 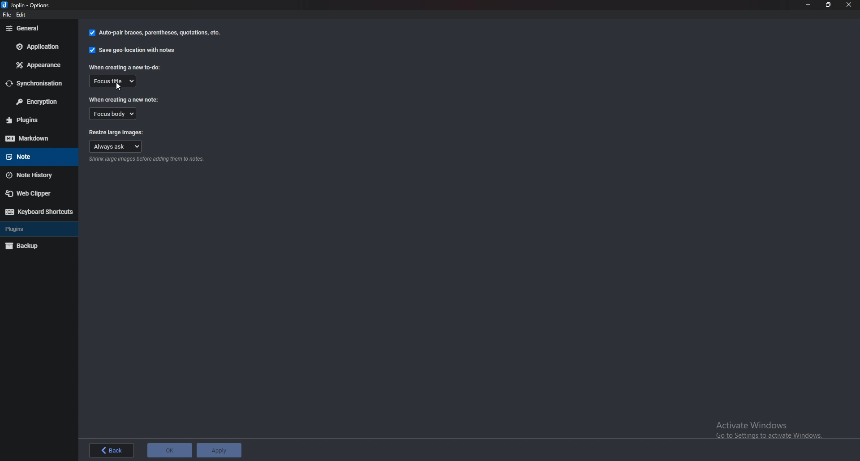 I want to click on edit, so click(x=25, y=14).